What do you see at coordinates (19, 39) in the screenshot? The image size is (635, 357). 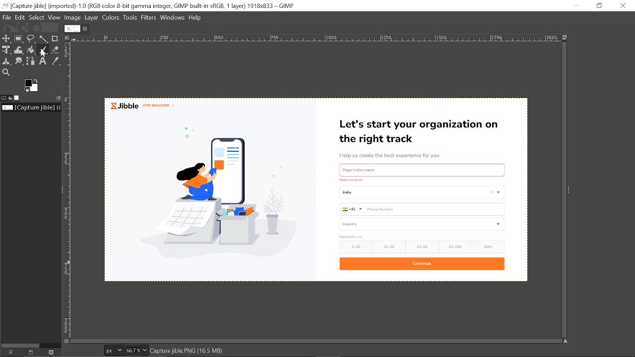 I see `Rectangular select tool` at bounding box center [19, 39].